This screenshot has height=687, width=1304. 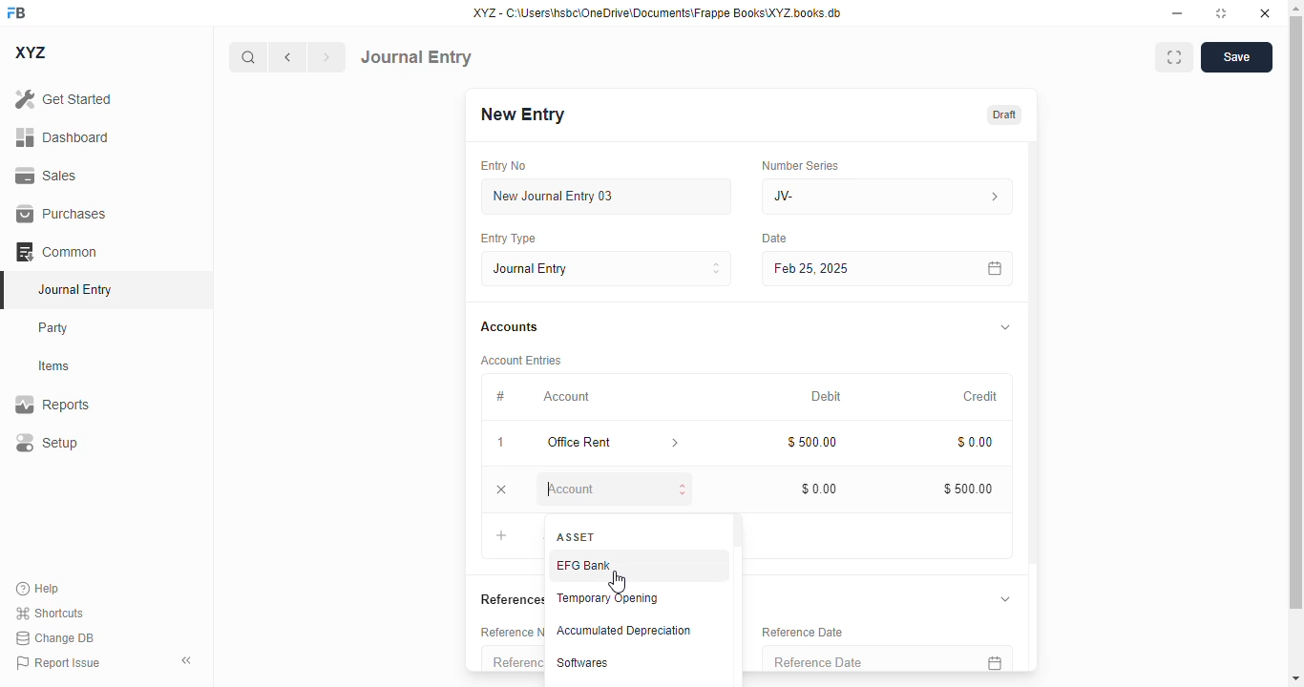 I want to click on ASSET, so click(x=578, y=537).